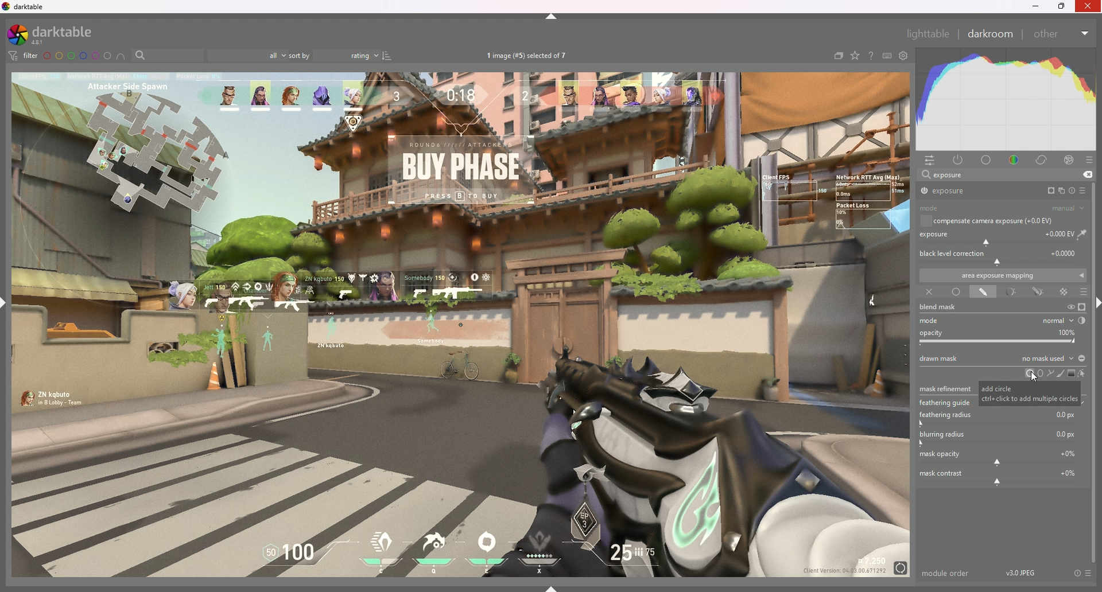  Describe the element at coordinates (993, 221) in the screenshot. I see `compensate camera exposure` at that location.